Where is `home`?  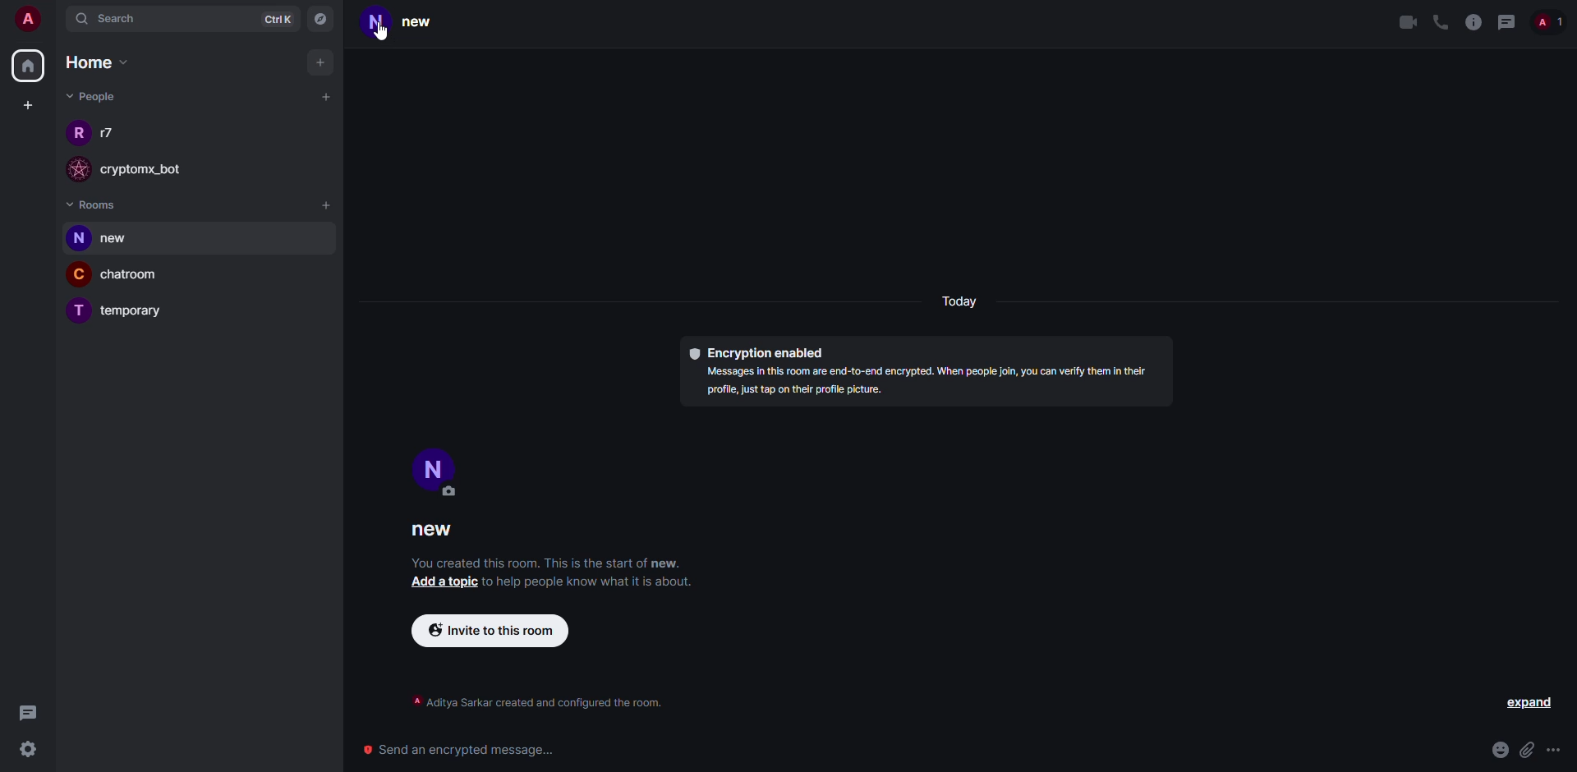 home is located at coordinates (31, 63).